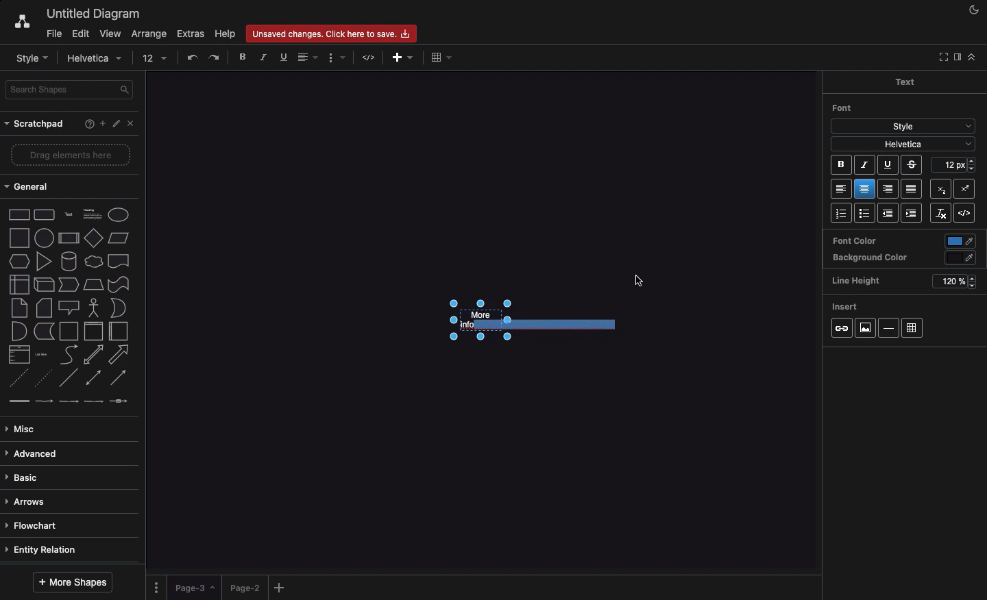  Describe the element at coordinates (45, 214) in the screenshot. I see `rounded rectangle` at that location.